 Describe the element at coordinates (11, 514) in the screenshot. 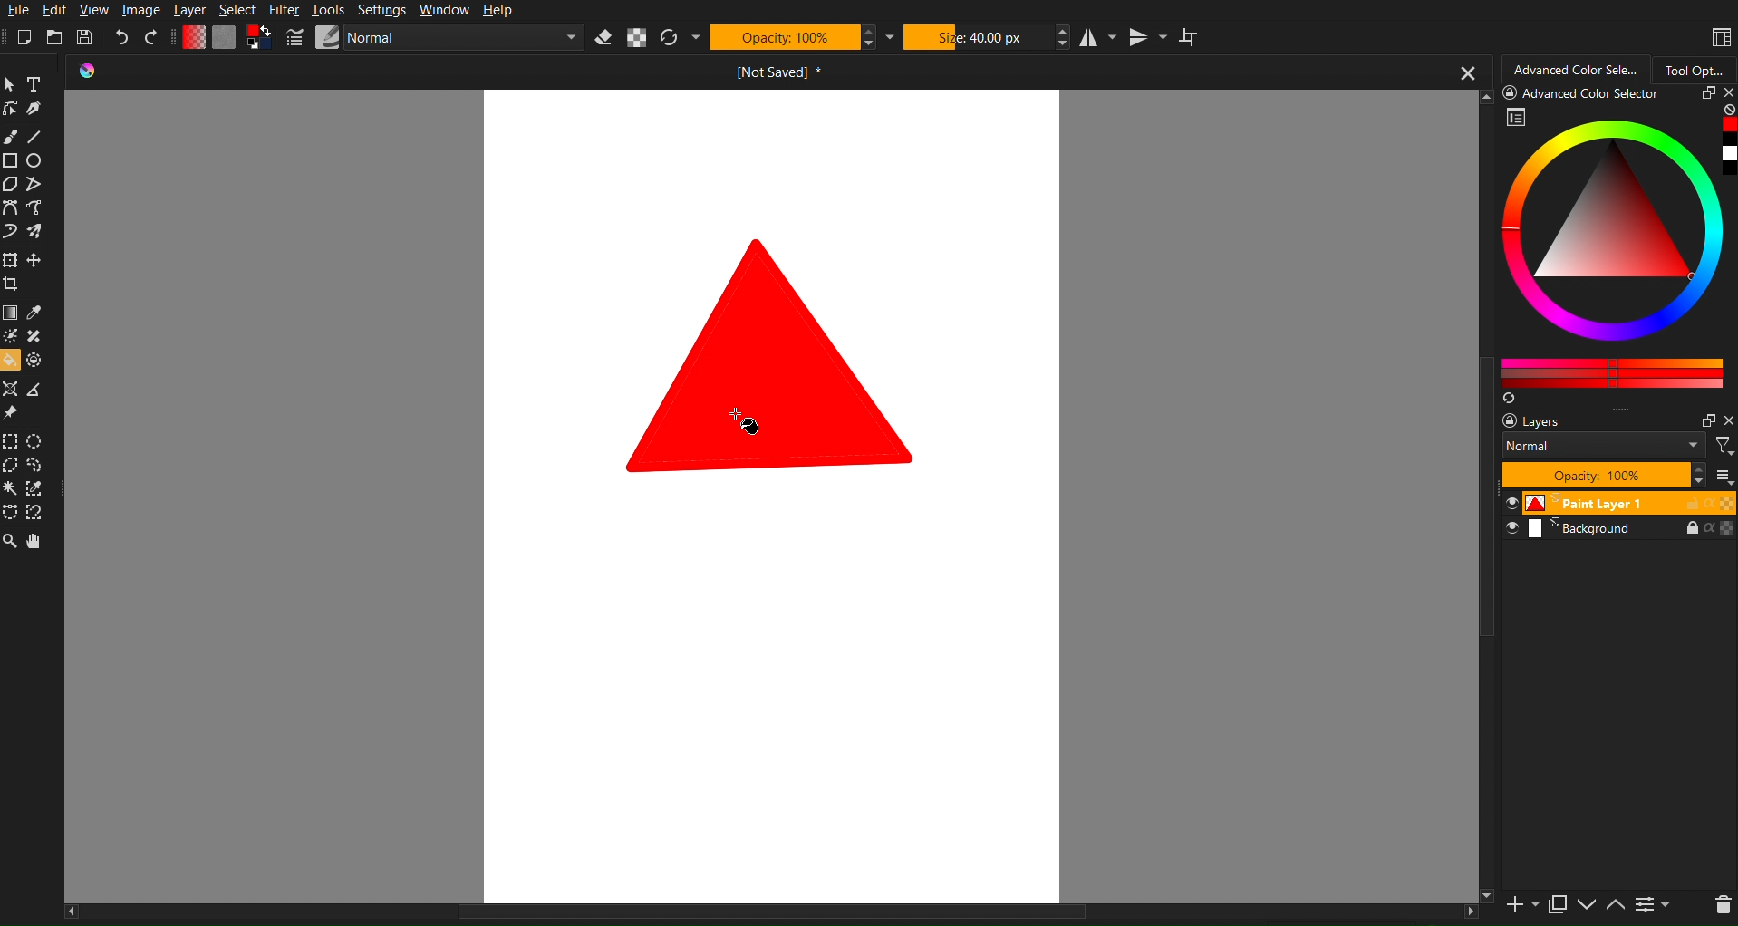

I see `bezier curve Selection Tools` at that location.